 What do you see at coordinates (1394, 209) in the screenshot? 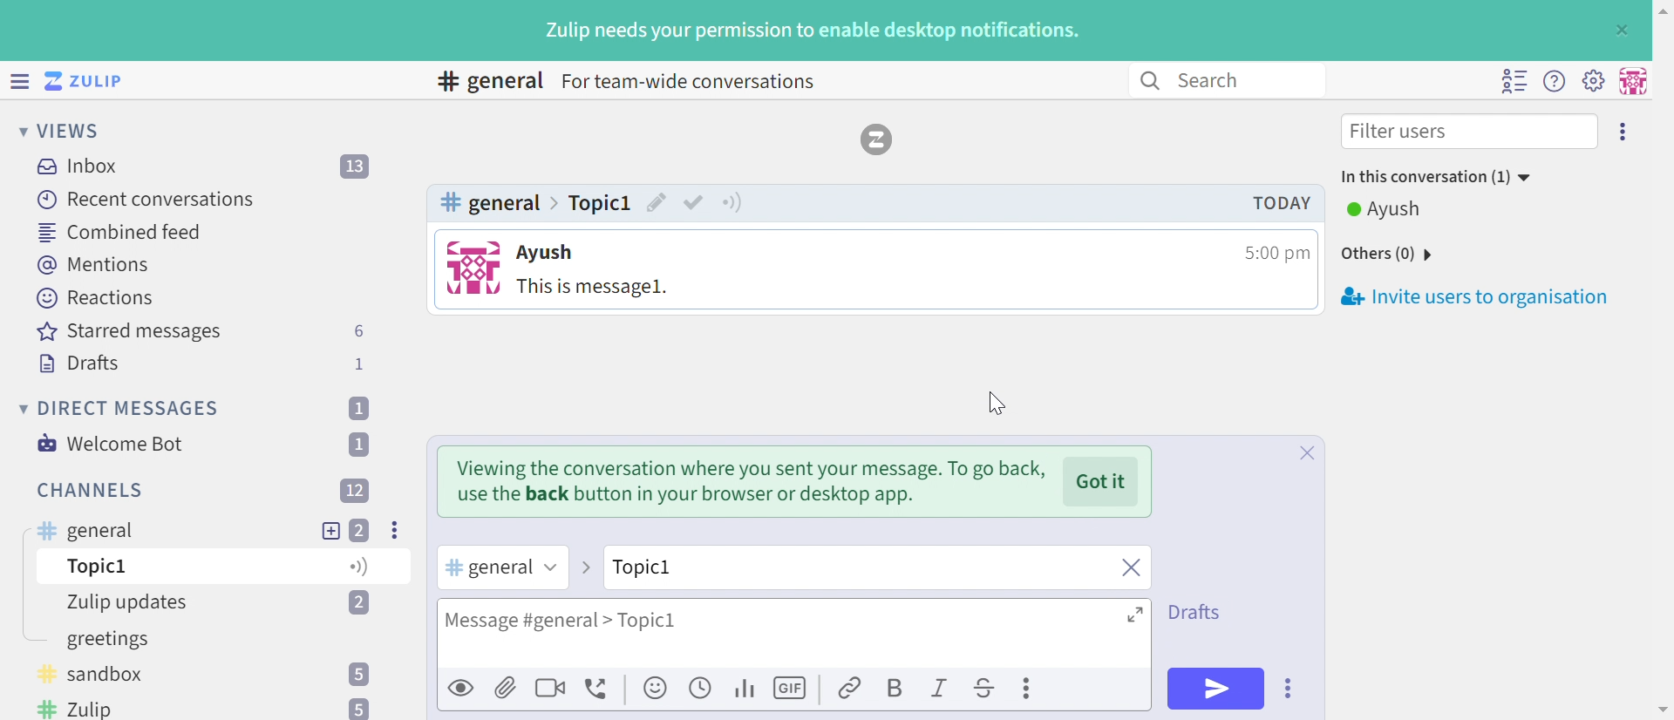
I see `Ayush` at bounding box center [1394, 209].